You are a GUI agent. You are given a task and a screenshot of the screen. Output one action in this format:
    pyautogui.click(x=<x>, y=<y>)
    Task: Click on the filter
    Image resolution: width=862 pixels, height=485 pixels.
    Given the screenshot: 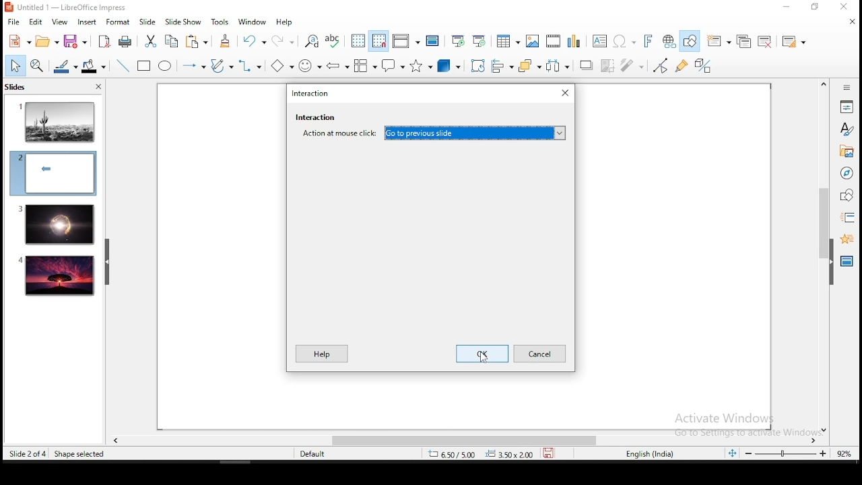 What is the action you would take?
    pyautogui.click(x=632, y=67)
    